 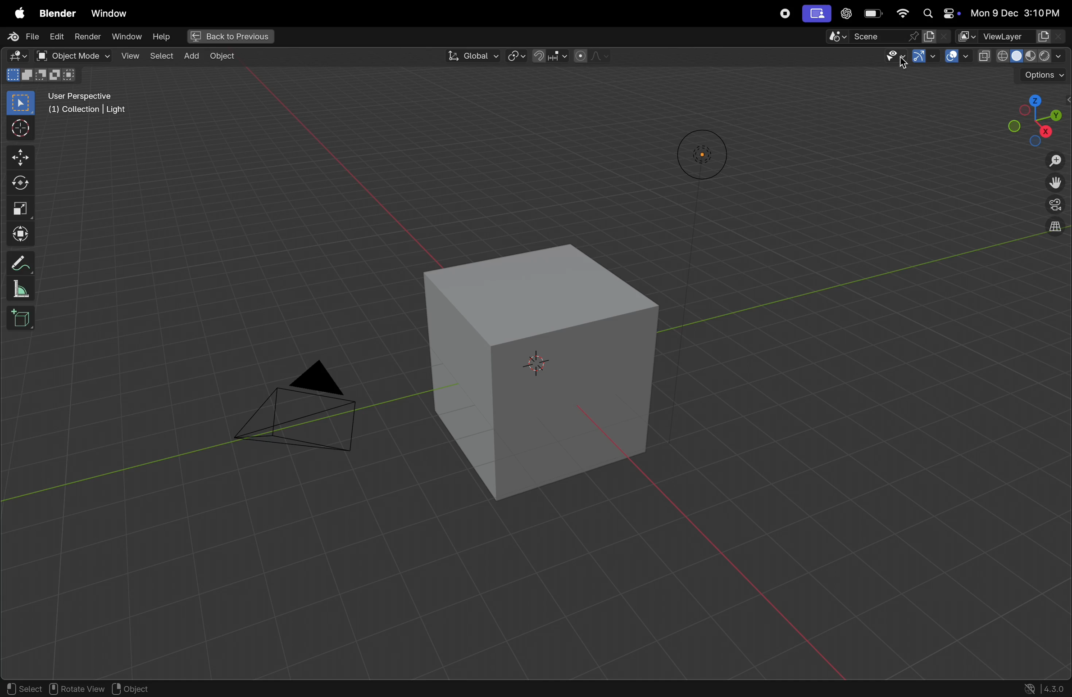 What do you see at coordinates (21, 128) in the screenshot?
I see `cursor` at bounding box center [21, 128].